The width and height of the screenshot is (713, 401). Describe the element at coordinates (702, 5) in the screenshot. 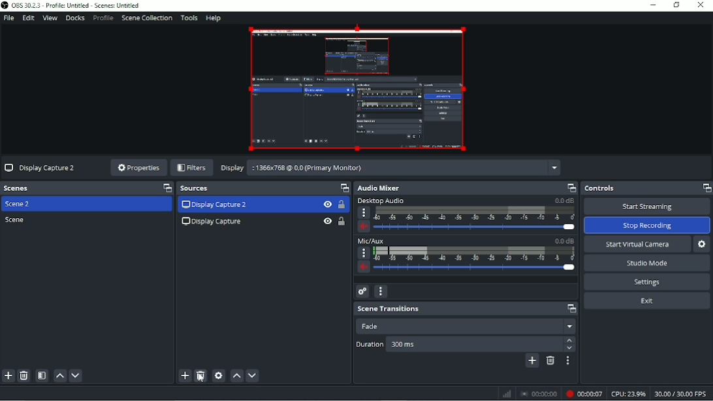

I see `Close` at that location.